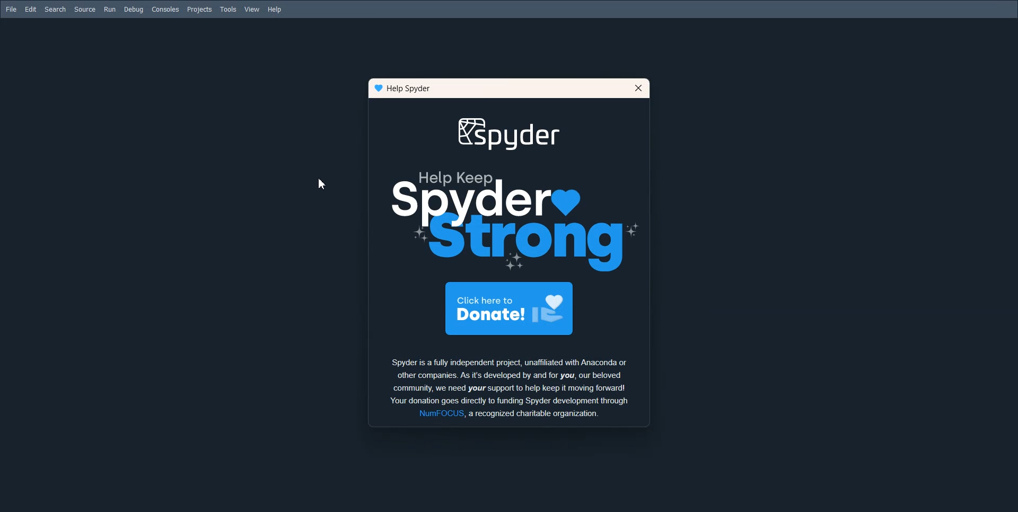 The image size is (1018, 512). I want to click on Edit, so click(31, 8).